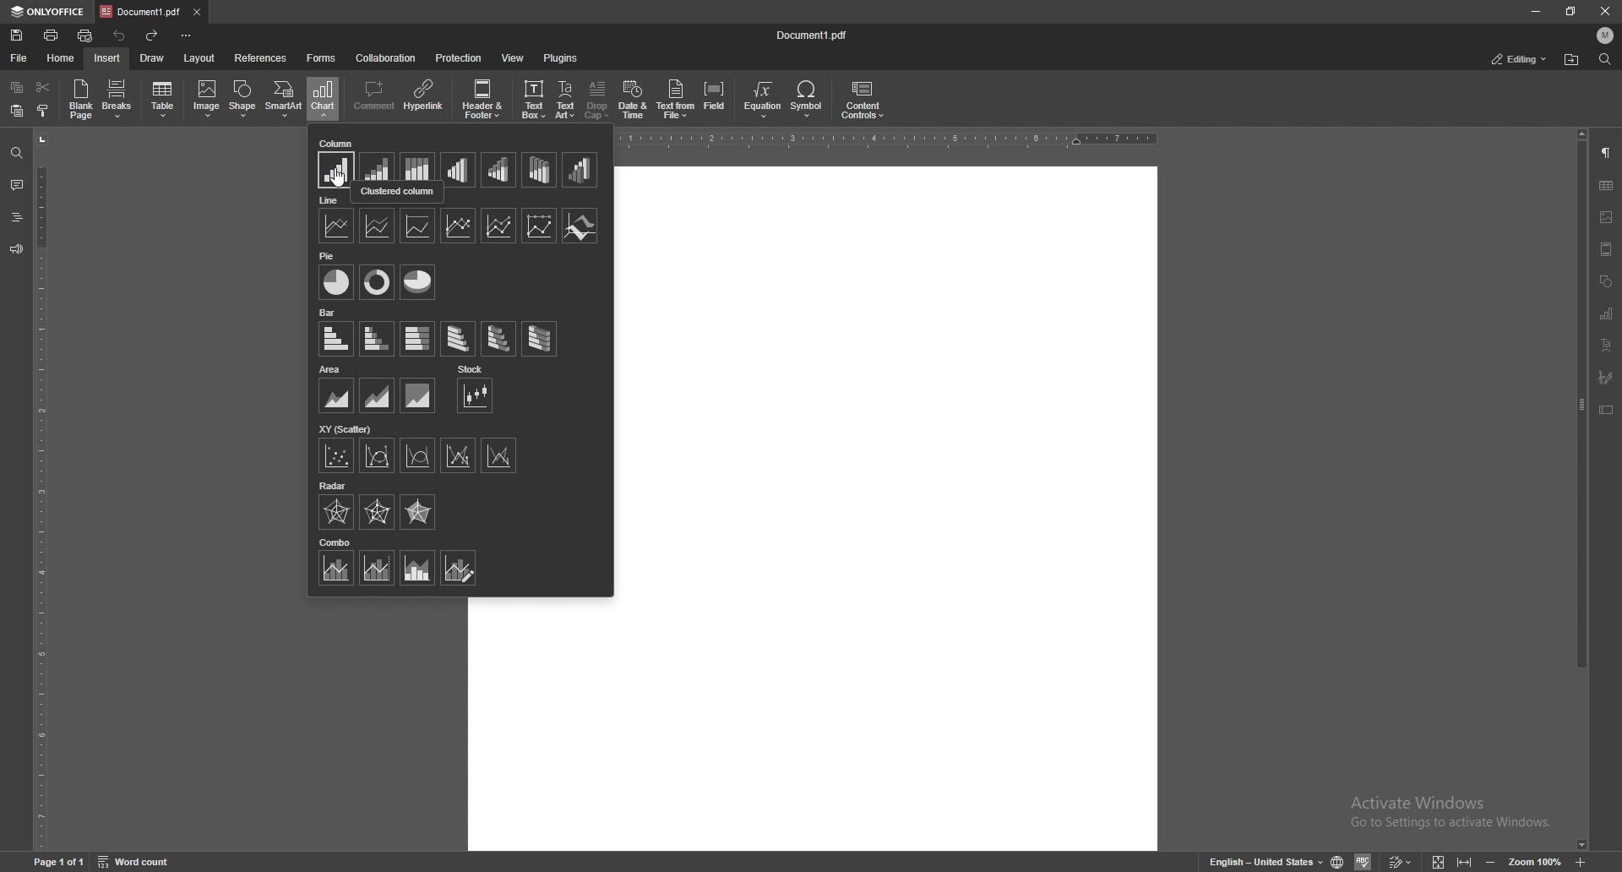 The height and width of the screenshot is (872, 1622). What do you see at coordinates (15, 216) in the screenshot?
I see `headers` at bounding box center [15, 216].